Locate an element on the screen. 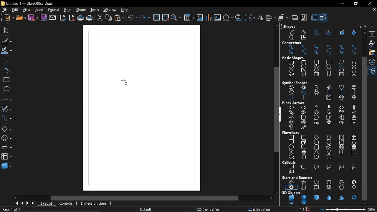  shape is located at coordinates (82, 10).